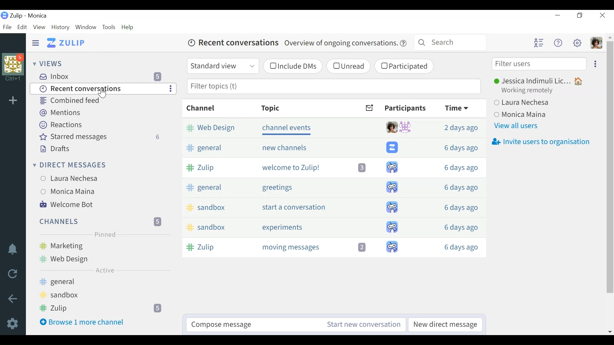 Image resolution: width=614 pixels, height=345 pixels. Describe the element at coordinates (99, 282) in the screenshot. I see `general` at that location.